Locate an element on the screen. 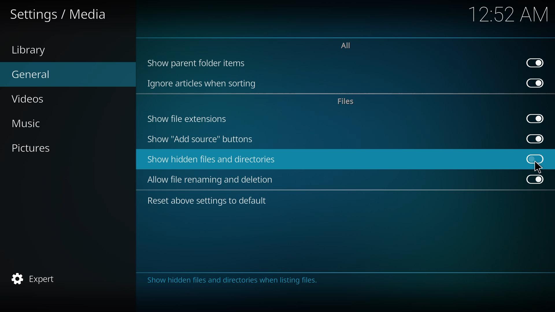  music is located at coordinates (34, 122).